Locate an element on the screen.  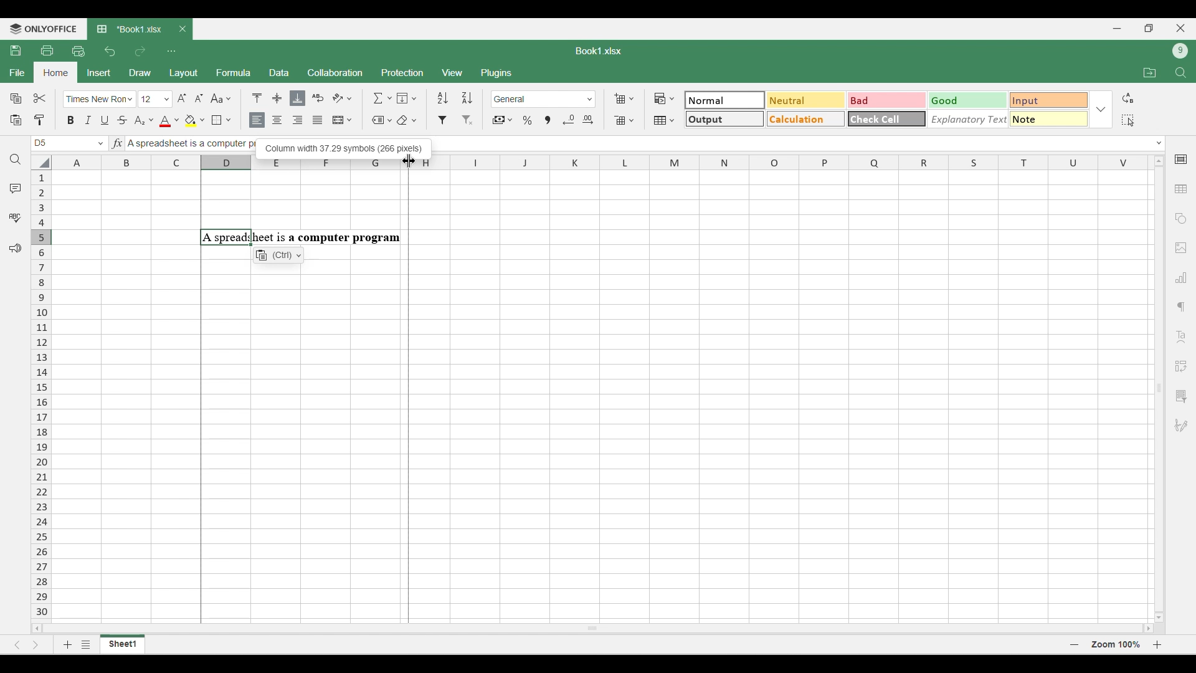
Data menu is located at coordinates (279, 72).